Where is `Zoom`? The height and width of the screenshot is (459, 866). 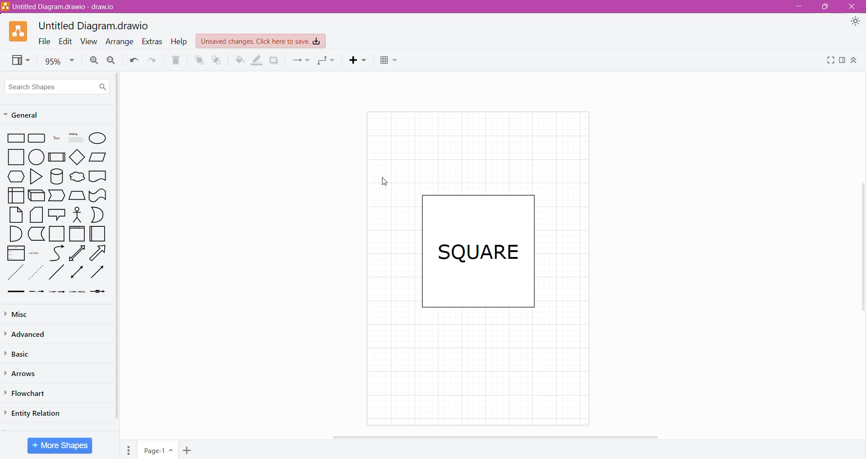 Zoom is located at coordinates (57, 61).